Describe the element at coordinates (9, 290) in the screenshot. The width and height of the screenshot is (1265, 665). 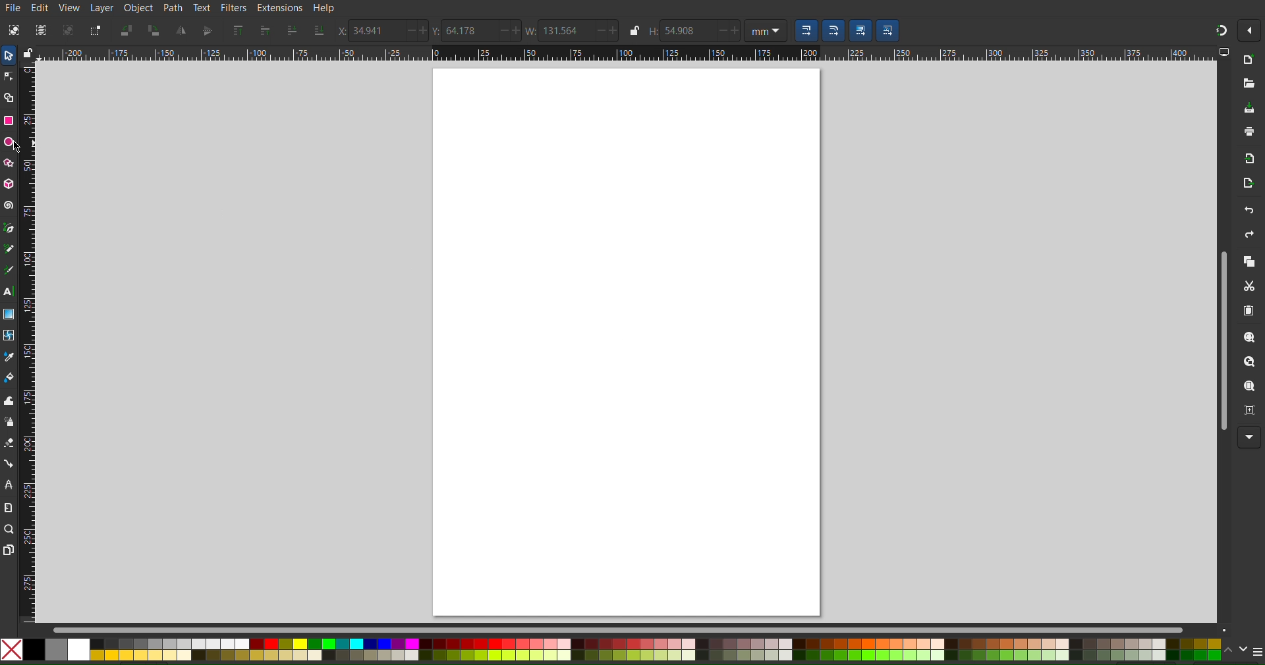
I see `Text Tool` at that location.